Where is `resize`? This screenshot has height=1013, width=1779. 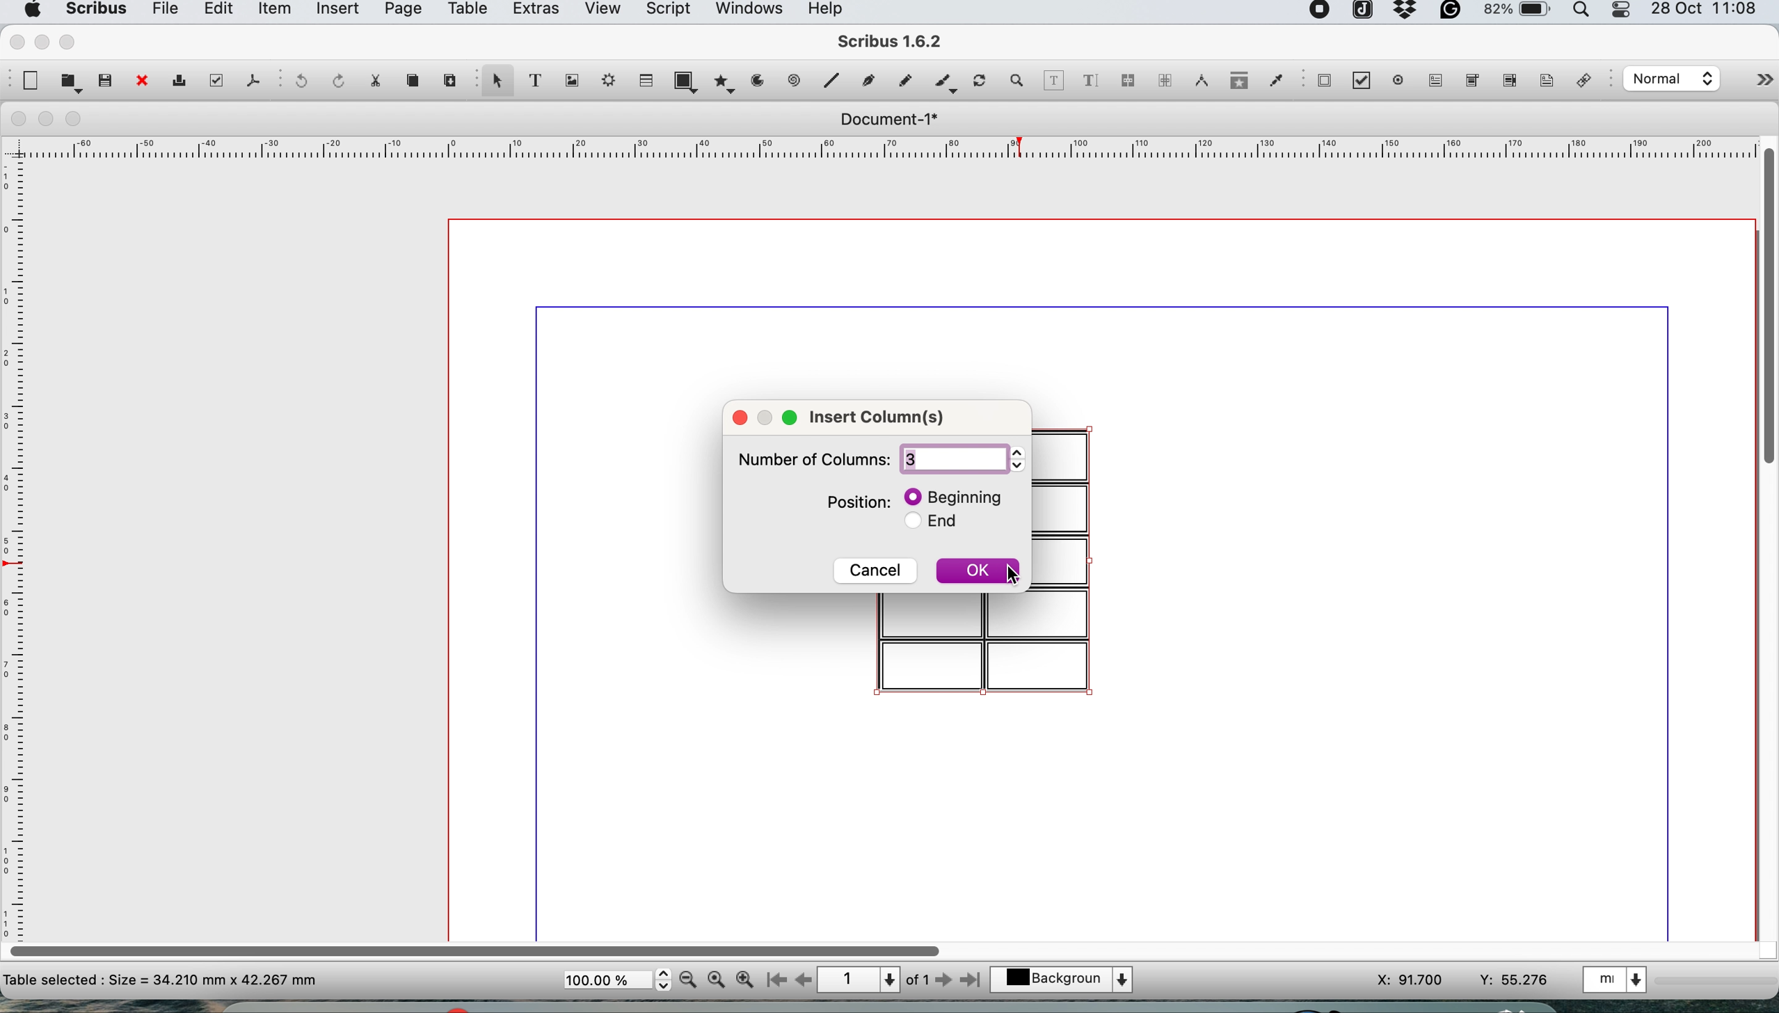 resize is located at coordinates (768, 418).